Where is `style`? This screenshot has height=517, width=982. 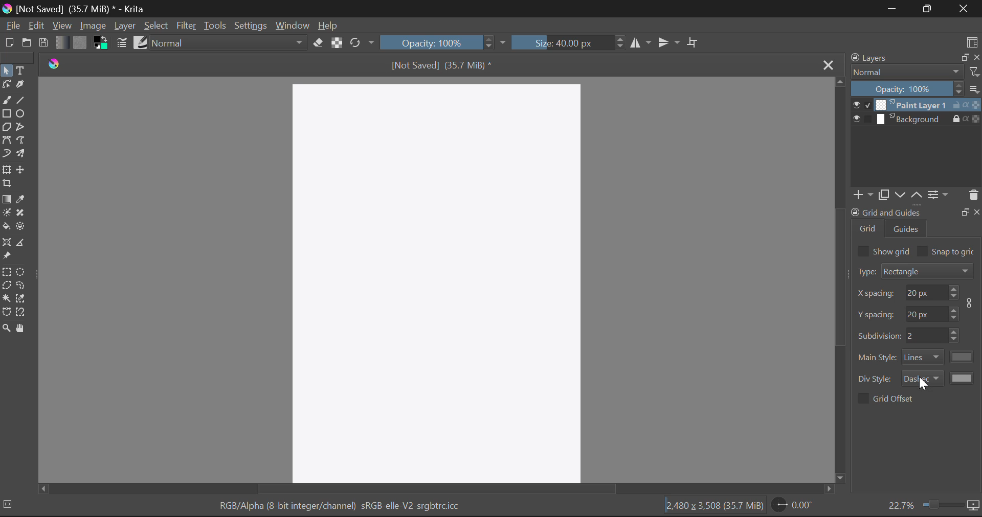
style is located at coordinates (923, 378).